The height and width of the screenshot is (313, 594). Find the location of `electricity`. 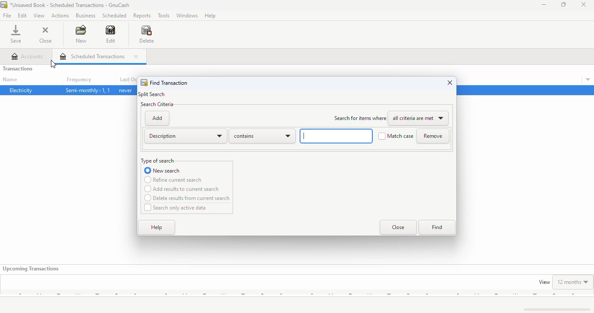

electricity is located at coordinates (21, 90).